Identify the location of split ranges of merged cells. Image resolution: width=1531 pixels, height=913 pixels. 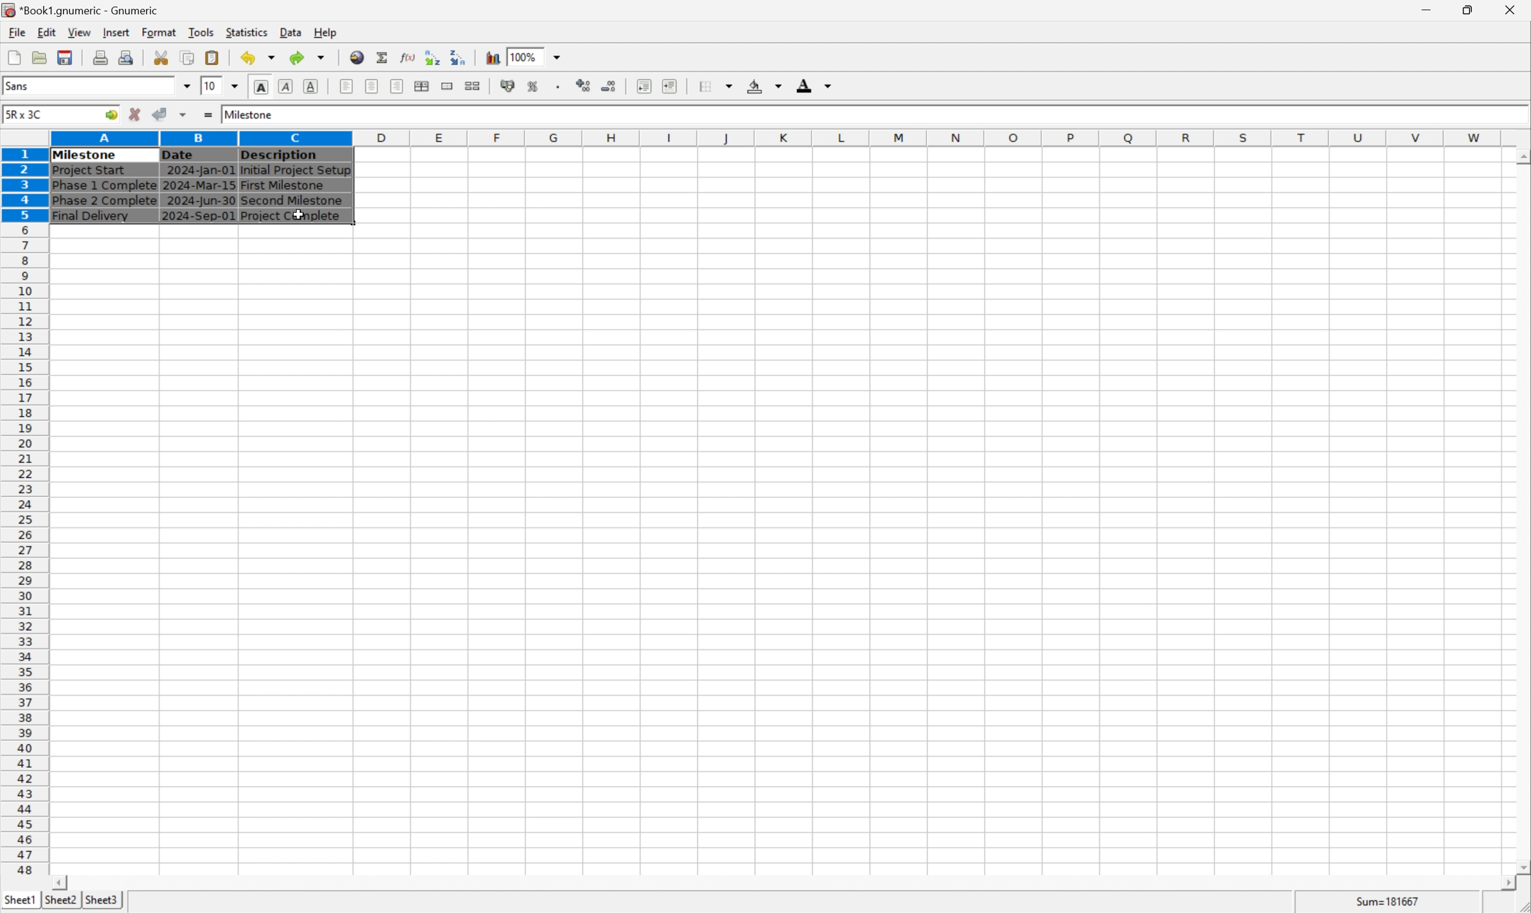
(473, 86).